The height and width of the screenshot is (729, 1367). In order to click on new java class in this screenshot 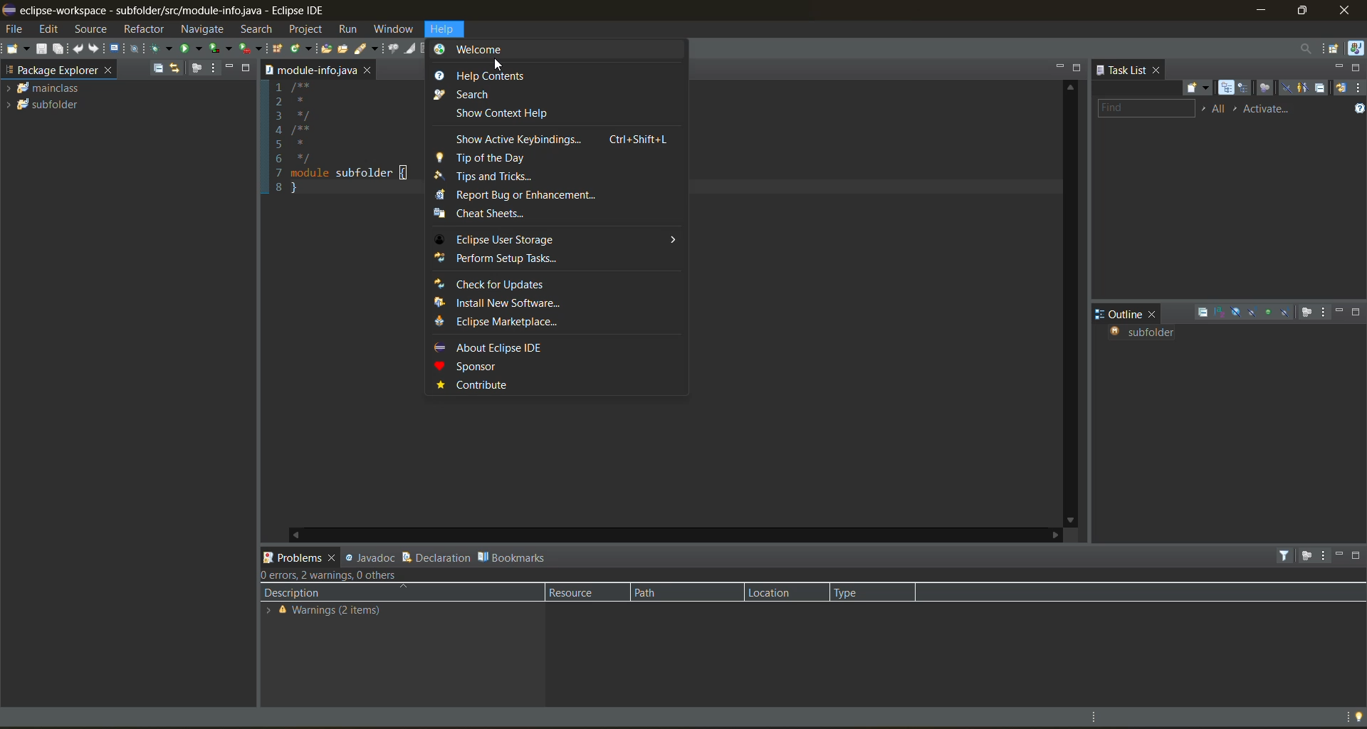, I will do `click(303, 48)`.